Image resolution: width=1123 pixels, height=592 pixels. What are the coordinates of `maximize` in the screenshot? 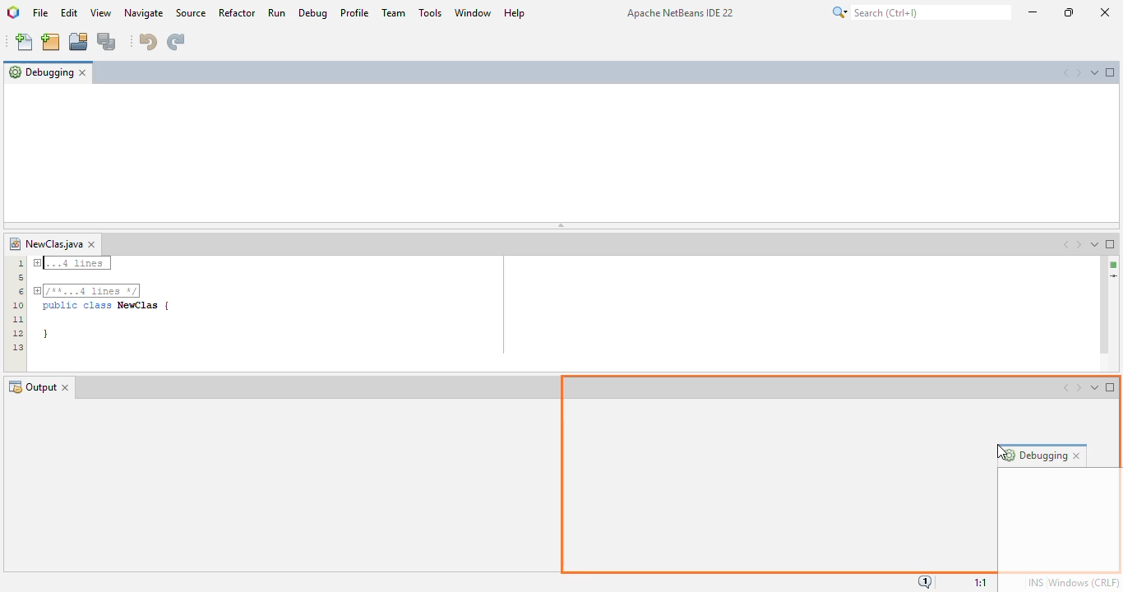 It's located at (1069, 12).